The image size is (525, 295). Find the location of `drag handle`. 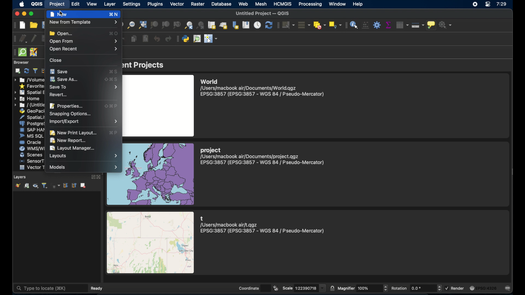

drag handle is located at coordinates (14, 52).